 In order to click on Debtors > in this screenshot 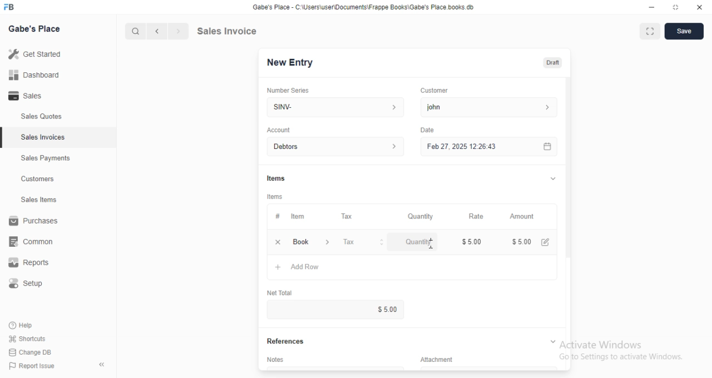, I will do `click(333, 146)`.